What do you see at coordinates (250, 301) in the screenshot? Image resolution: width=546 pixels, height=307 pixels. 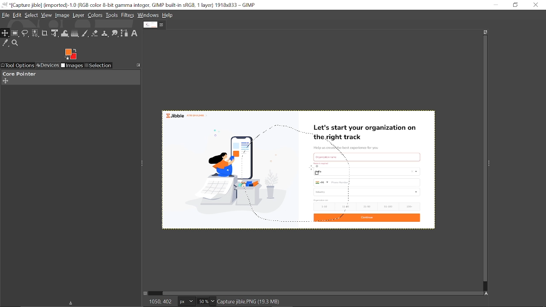 I see `Capture jble.PNG(18.6 MB` at bounding box center [250, 301].